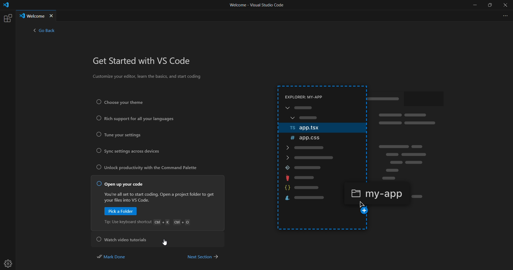  I want to click on pick a folder, so click(121, 212).